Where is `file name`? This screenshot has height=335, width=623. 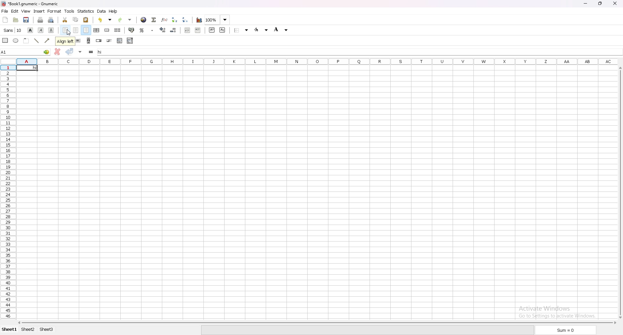
file name is located at coordinates (31, 4).